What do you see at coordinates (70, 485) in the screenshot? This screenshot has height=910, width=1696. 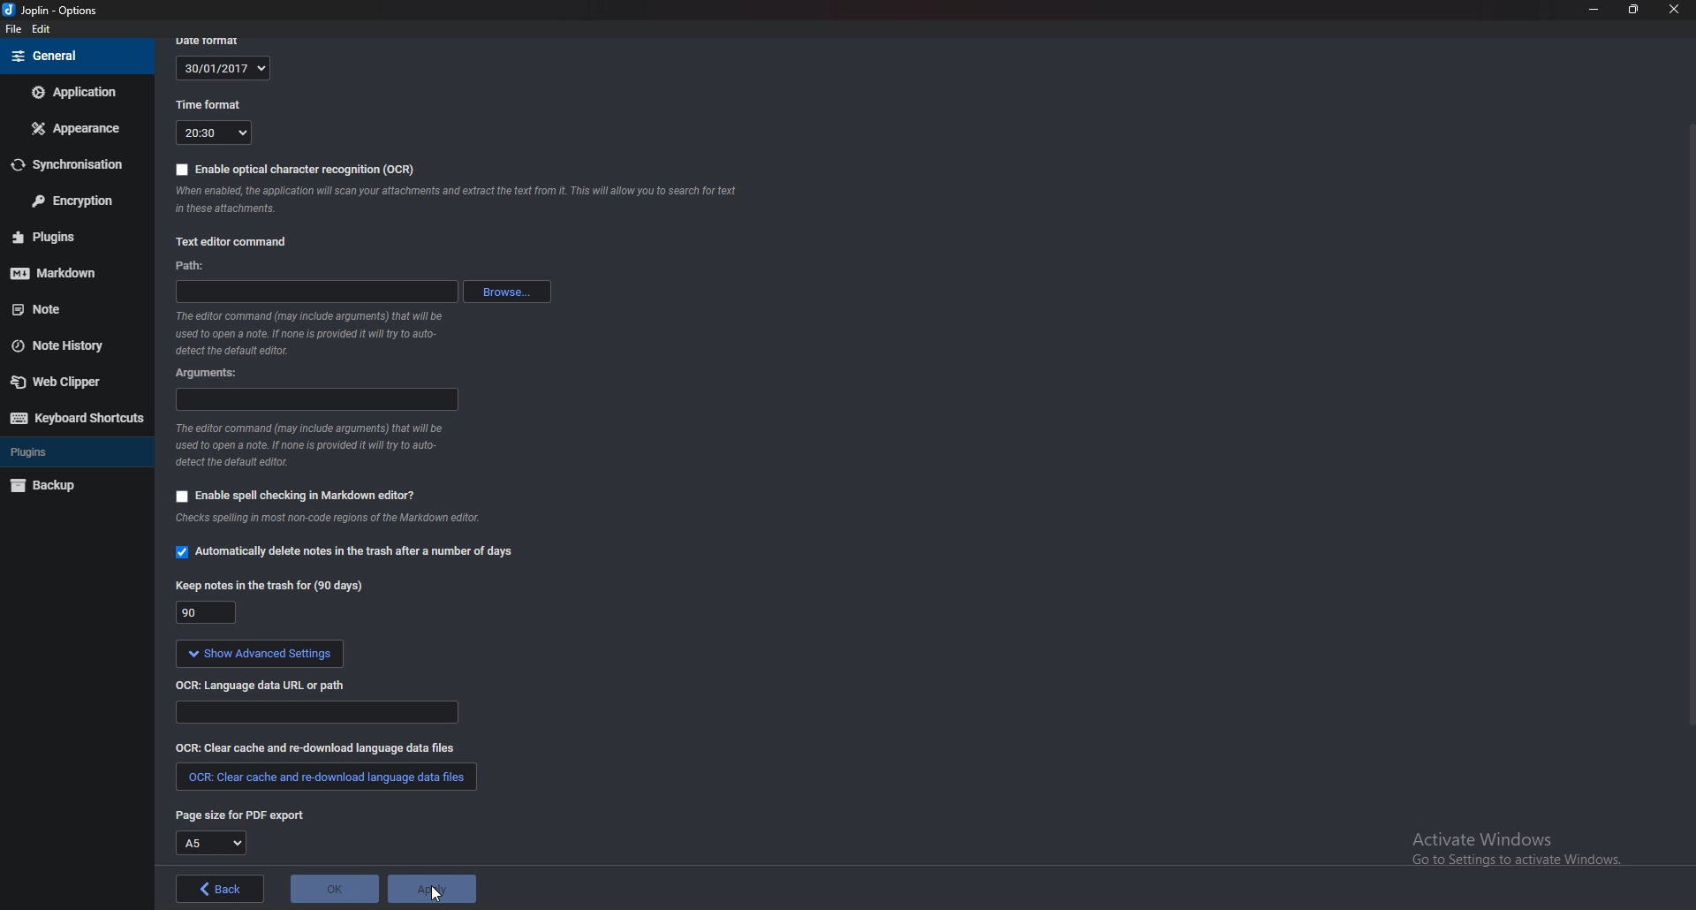 I see `Back up` at bounding box center [70, 485].